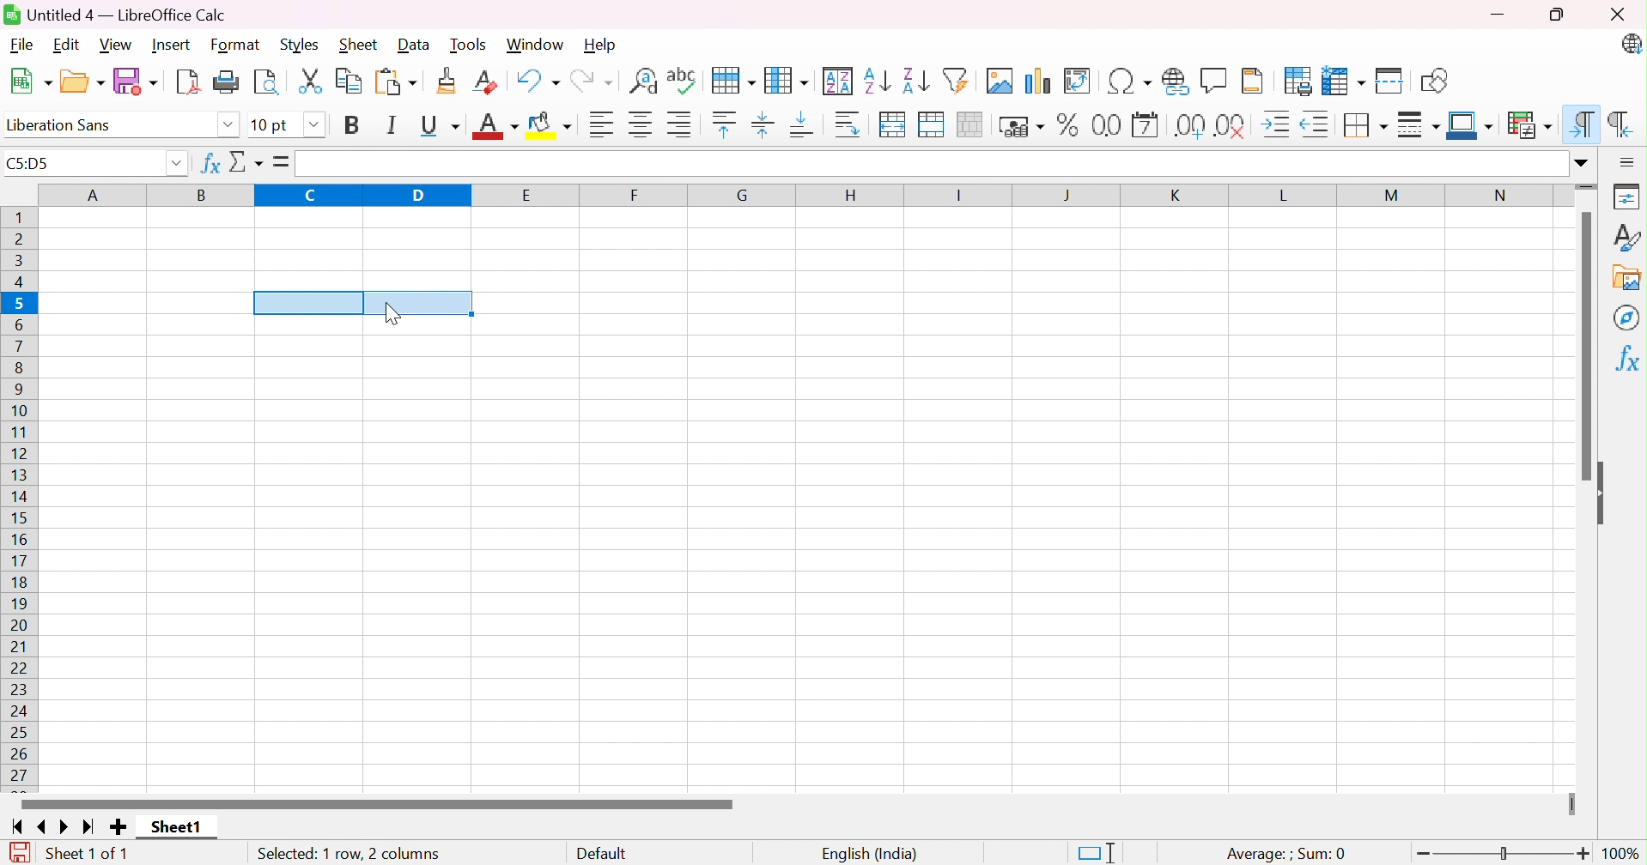 Image resolution: width=1647 pixels, height=865 pixels. Describe the element at coordinates (271, 124) in the screenshot. I see `10 pt` at that location.